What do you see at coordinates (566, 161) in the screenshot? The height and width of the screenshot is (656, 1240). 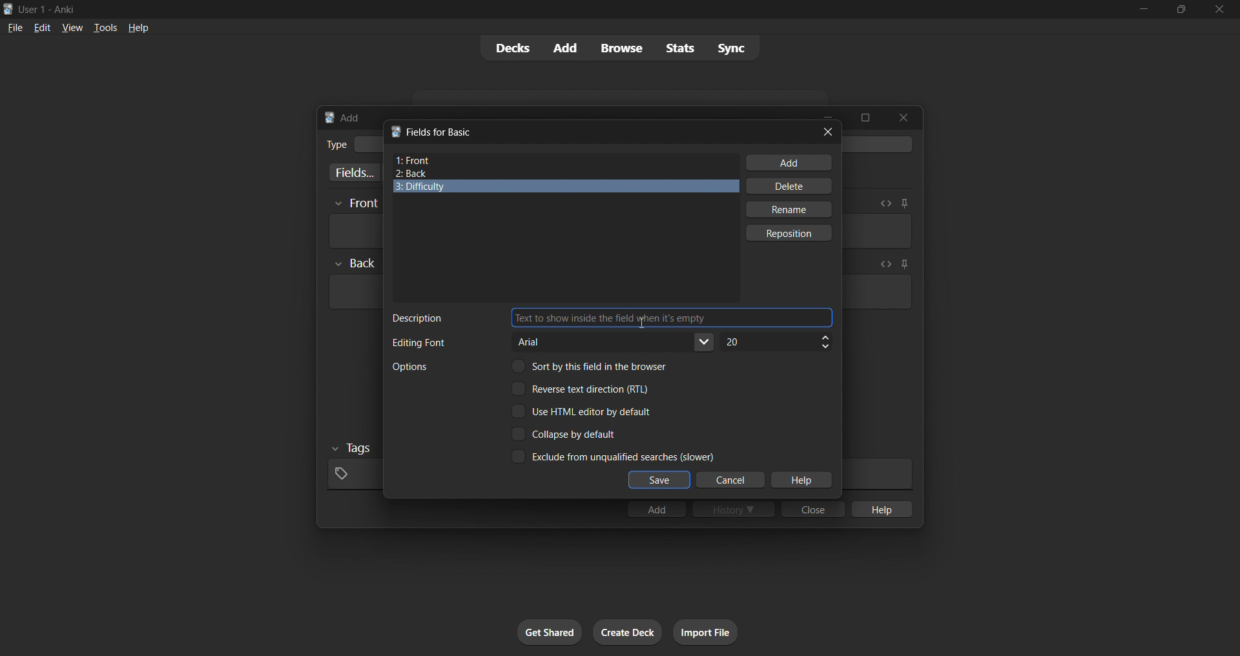 I see `front field` at bounding box center [566, 161].